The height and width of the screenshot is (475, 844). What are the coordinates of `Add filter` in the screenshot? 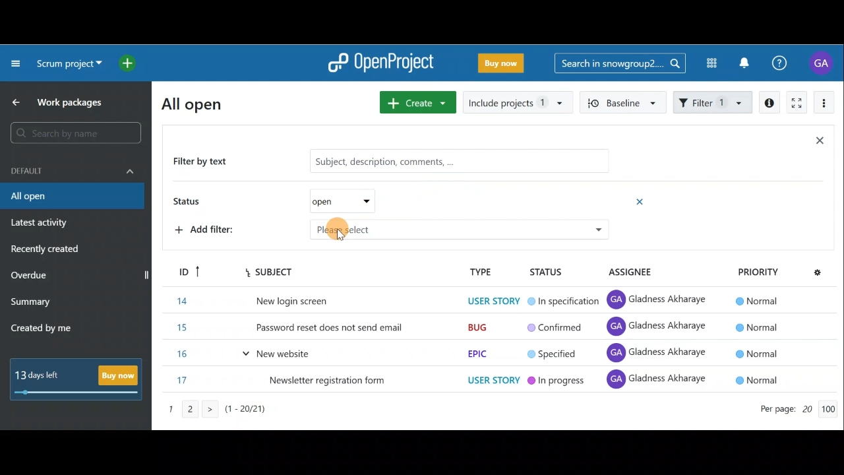 It's located at (405, 231).